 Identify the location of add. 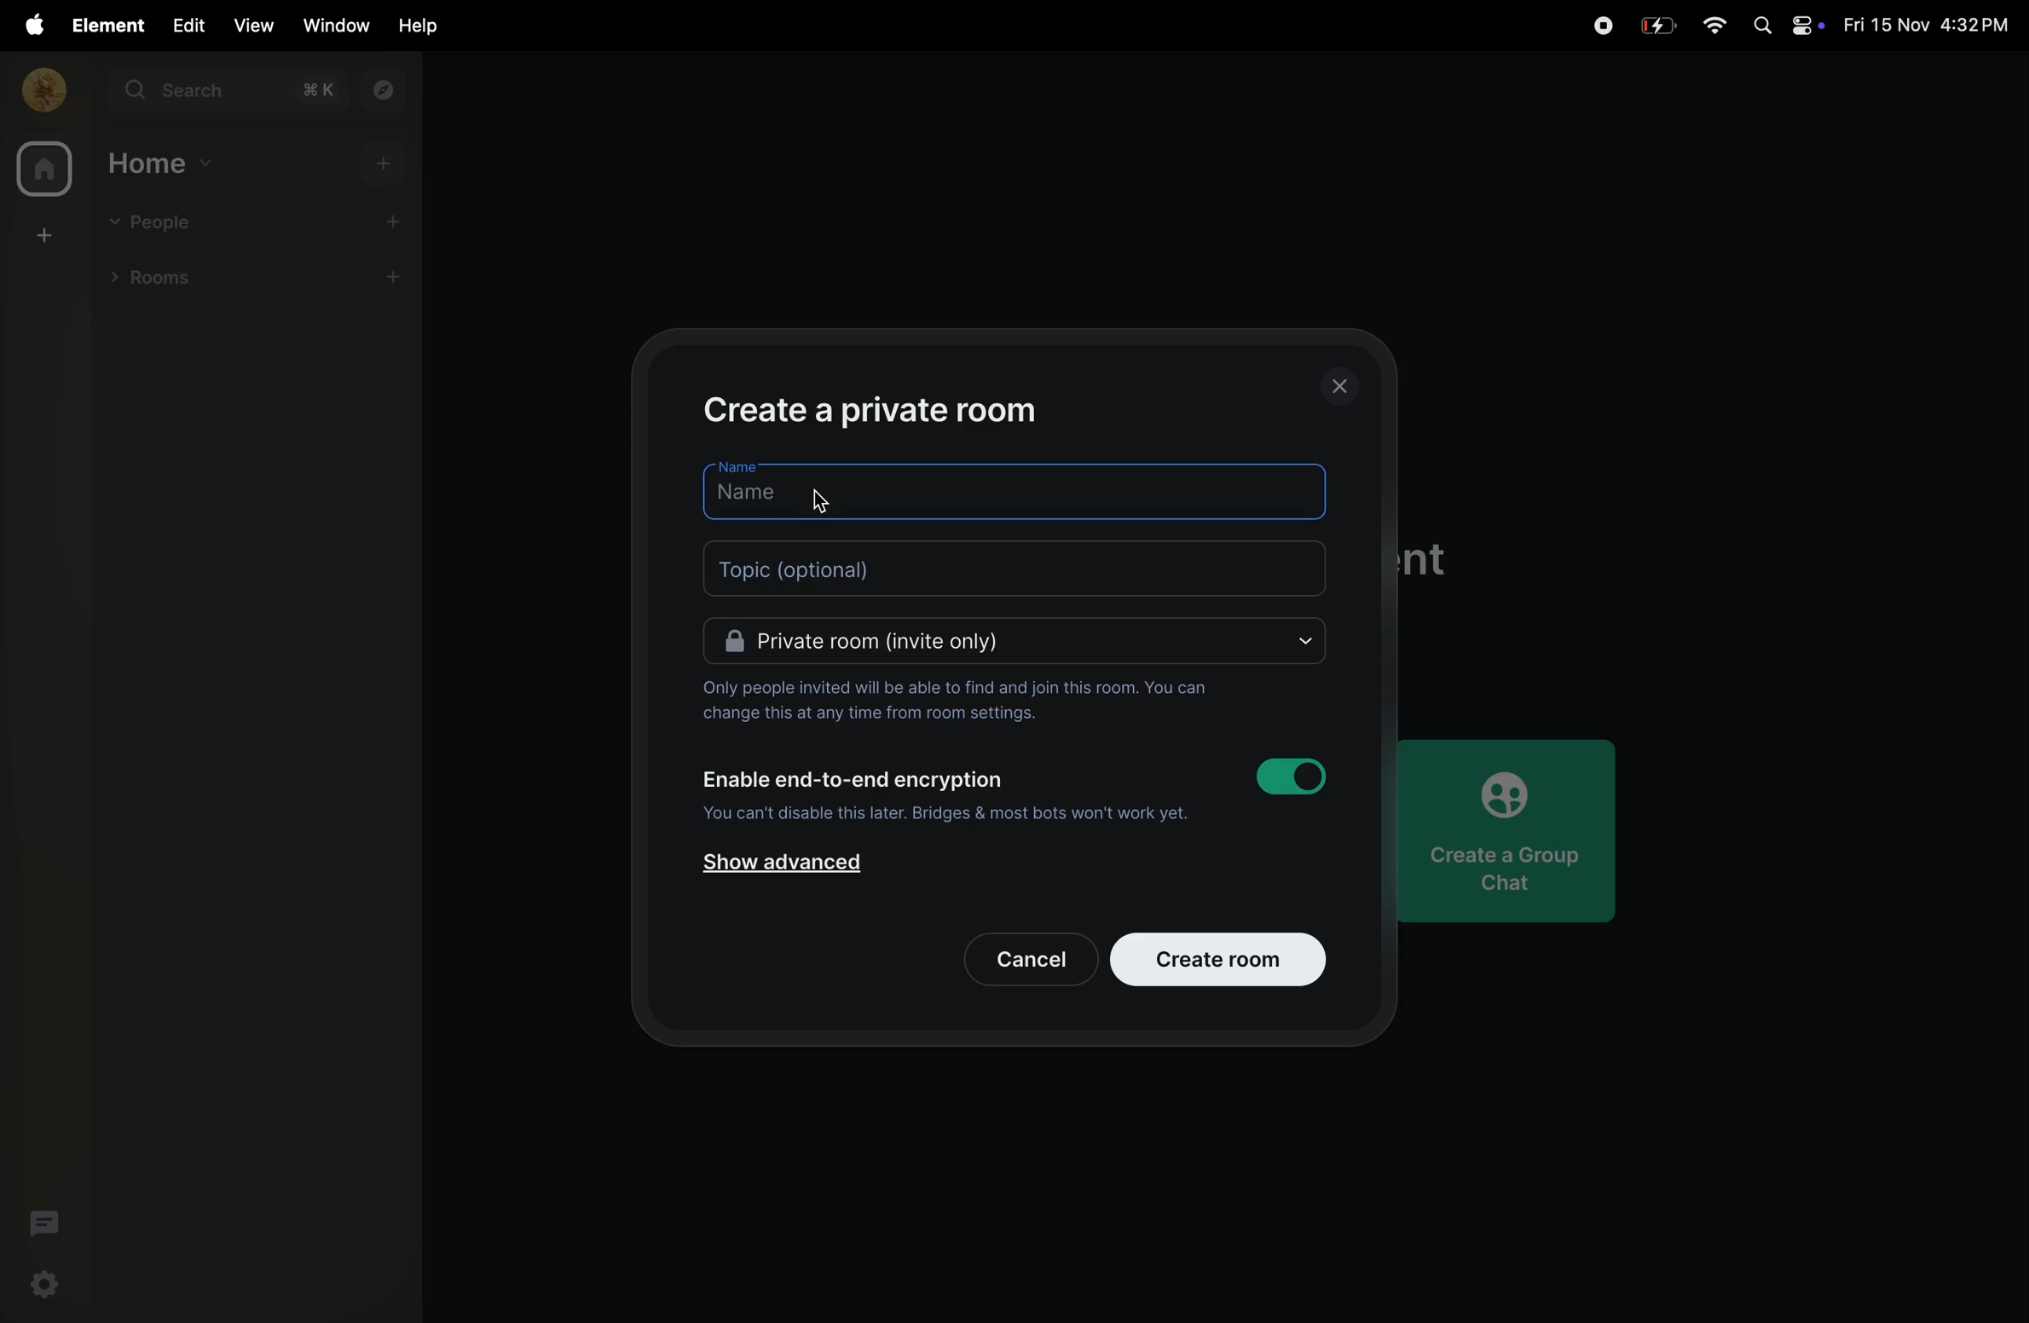
(401, 220).